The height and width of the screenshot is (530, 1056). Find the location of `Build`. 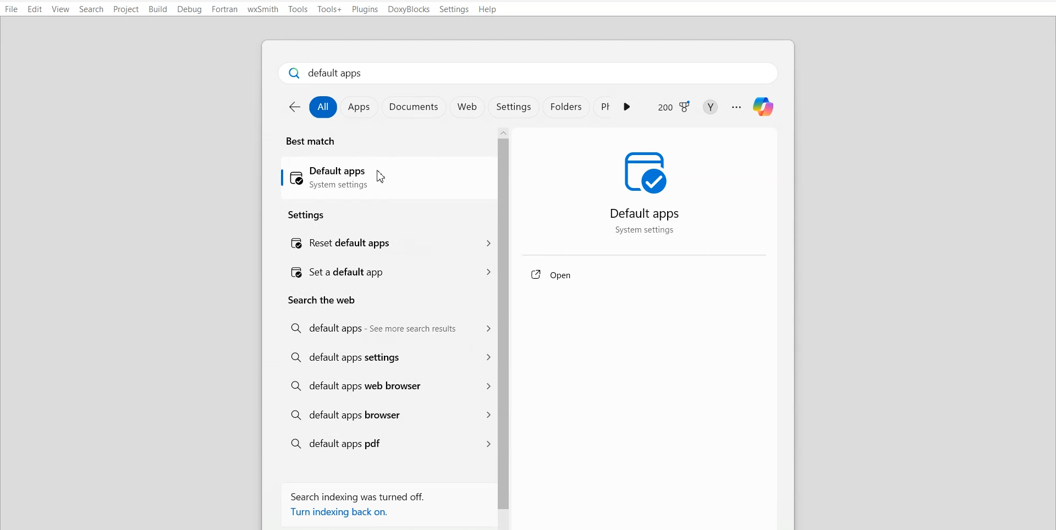

Build is located at coordinates (157, 9).